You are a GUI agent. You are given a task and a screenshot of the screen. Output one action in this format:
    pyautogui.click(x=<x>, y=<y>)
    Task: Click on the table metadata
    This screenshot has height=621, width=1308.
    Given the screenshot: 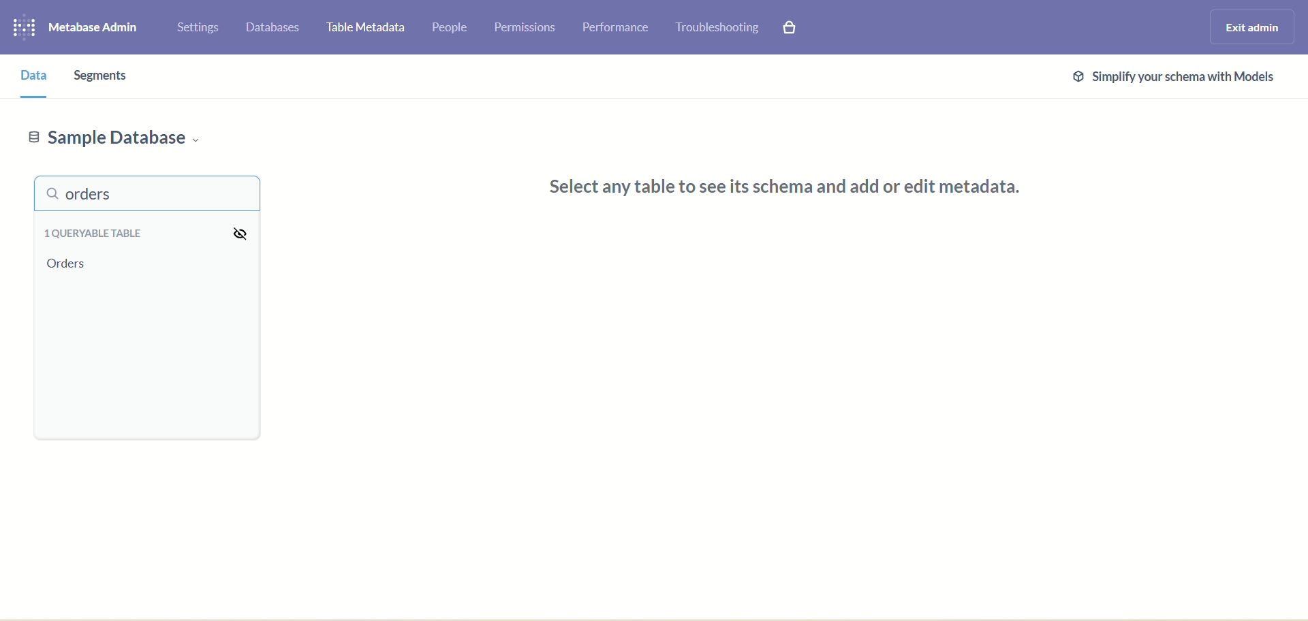 What is the action you would take?
    pyautogui.click(x=363, y=27)
    